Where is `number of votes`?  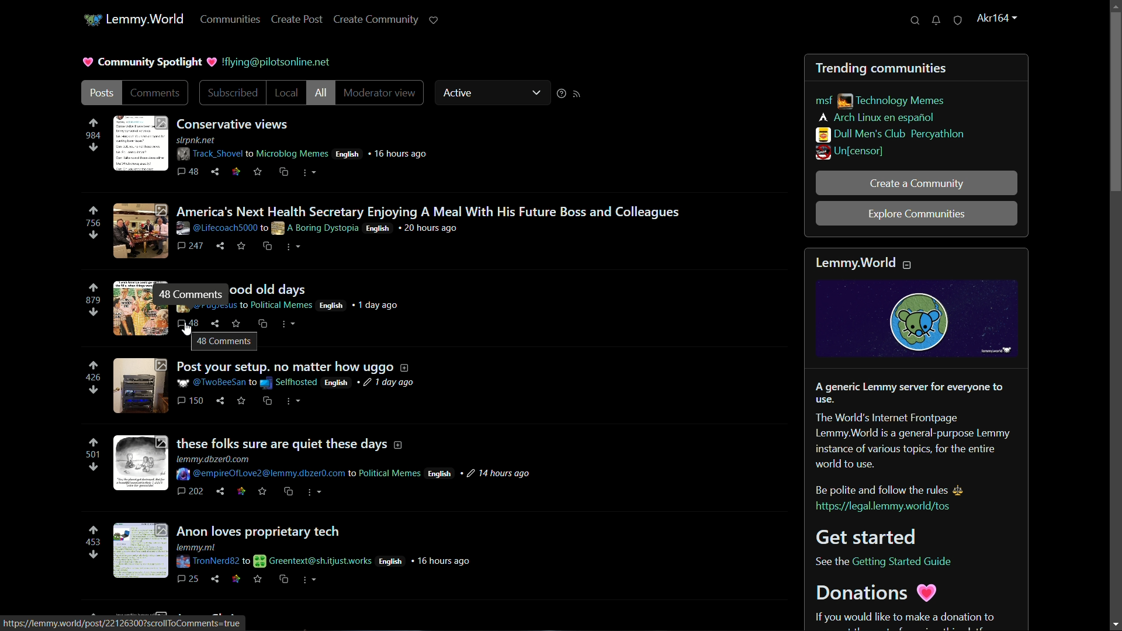
number of votes is located at coordinates (92, 135).